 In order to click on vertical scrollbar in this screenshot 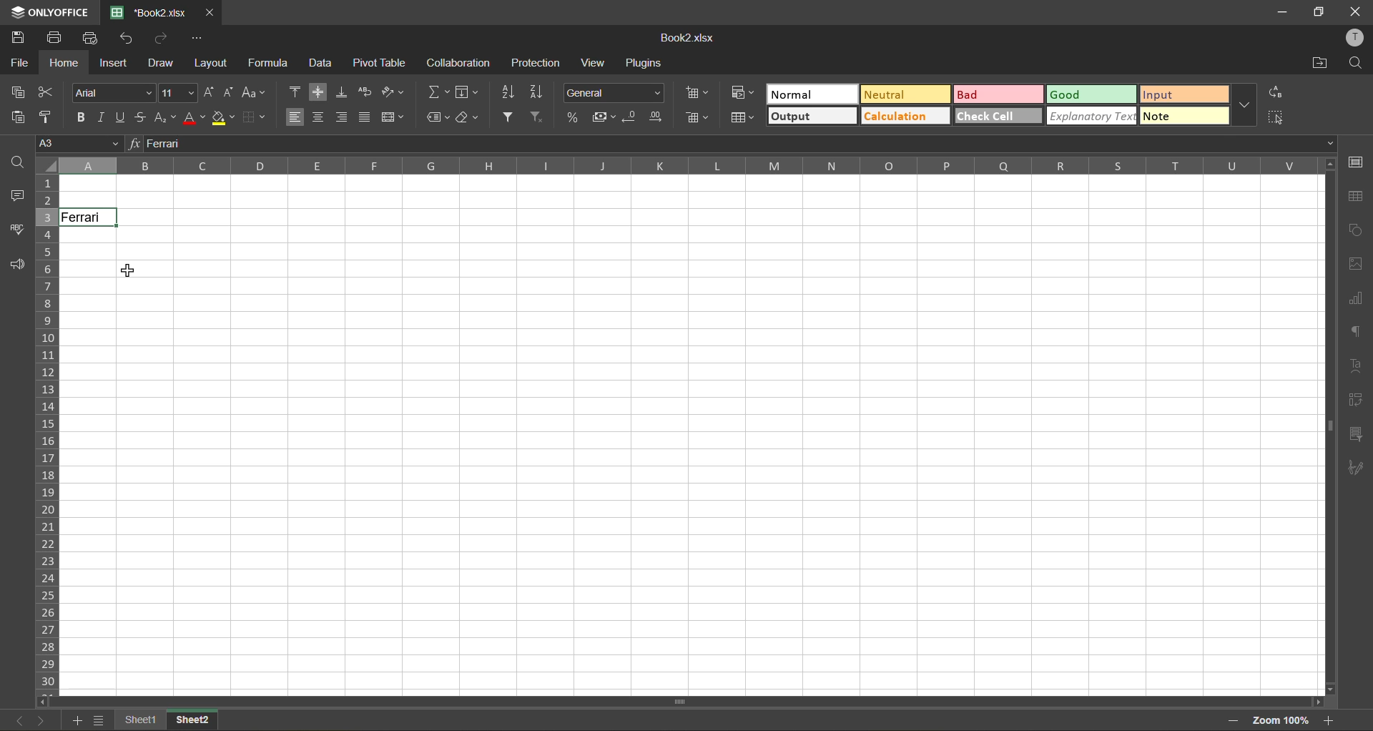, I will do `click(1328, 426)`.